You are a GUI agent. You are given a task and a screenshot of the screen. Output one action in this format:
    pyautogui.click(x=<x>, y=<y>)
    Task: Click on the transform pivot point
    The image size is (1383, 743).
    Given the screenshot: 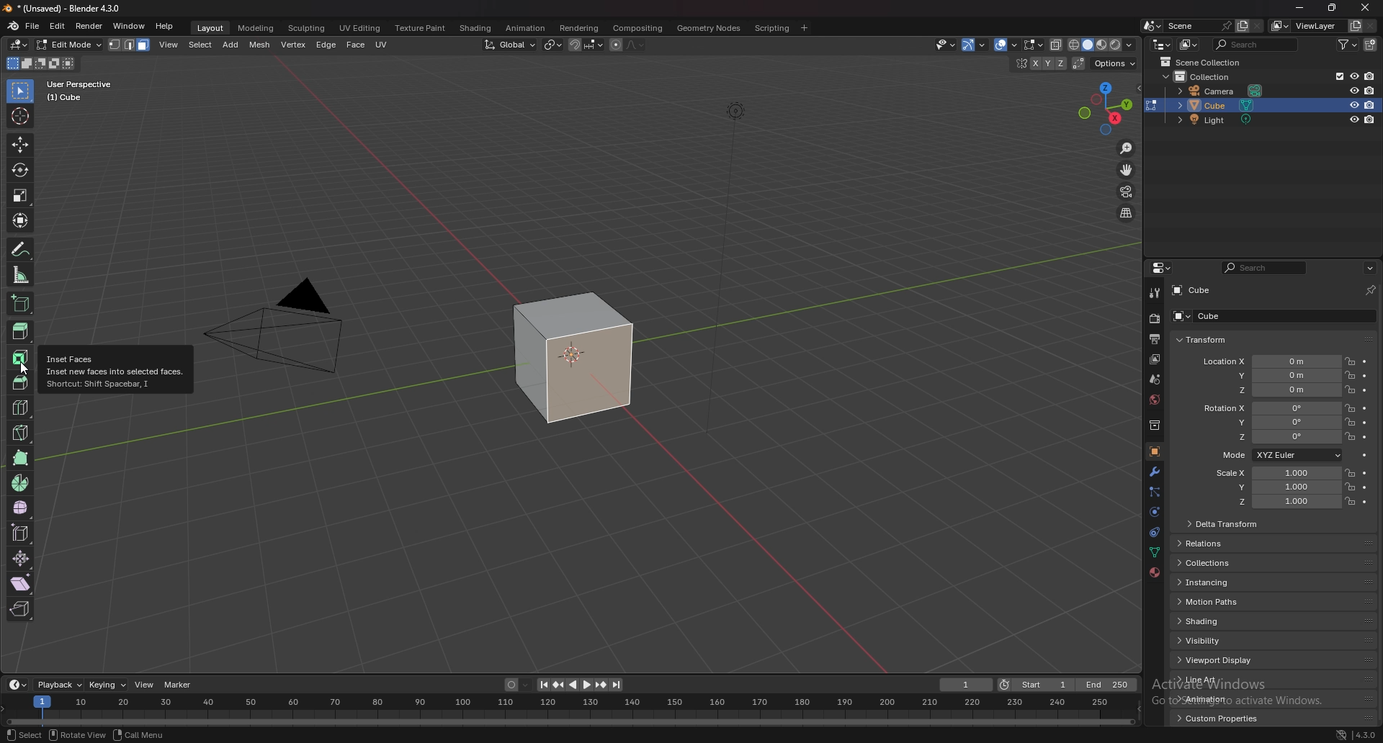 What is the action you would take?
    pyautogui.click(x=553, y=45)
    